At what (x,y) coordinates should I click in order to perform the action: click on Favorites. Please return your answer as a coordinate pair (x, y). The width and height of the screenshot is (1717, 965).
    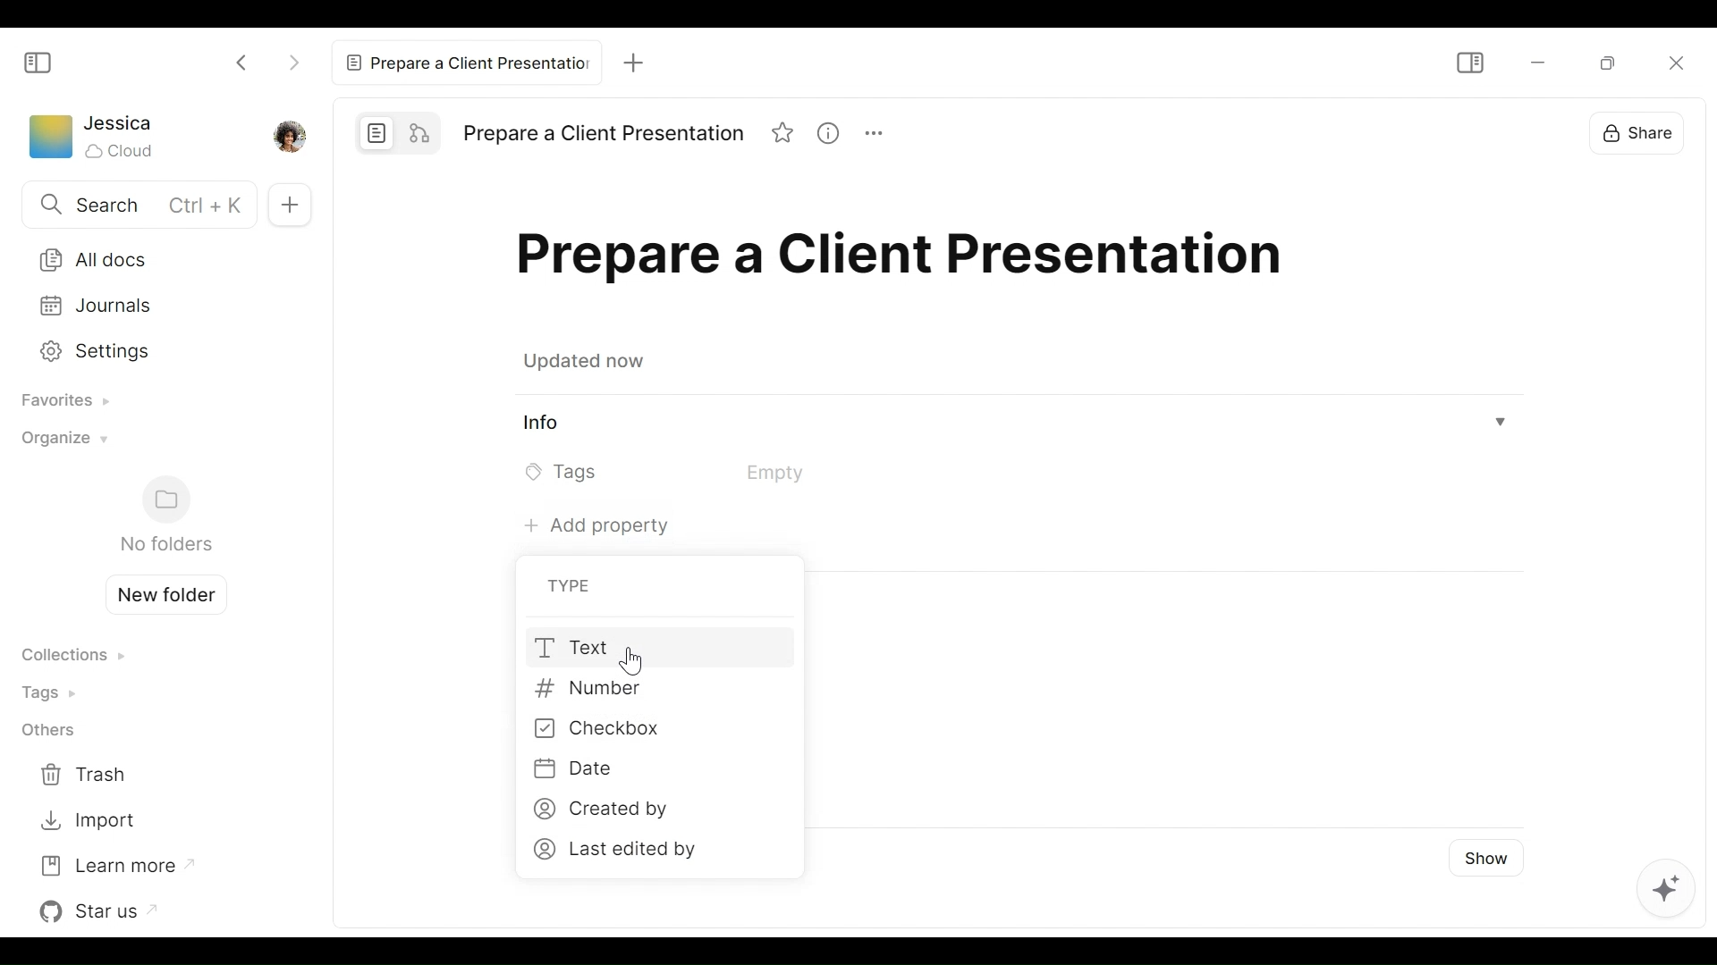
    Looking at the image, I should click on (59, 402).